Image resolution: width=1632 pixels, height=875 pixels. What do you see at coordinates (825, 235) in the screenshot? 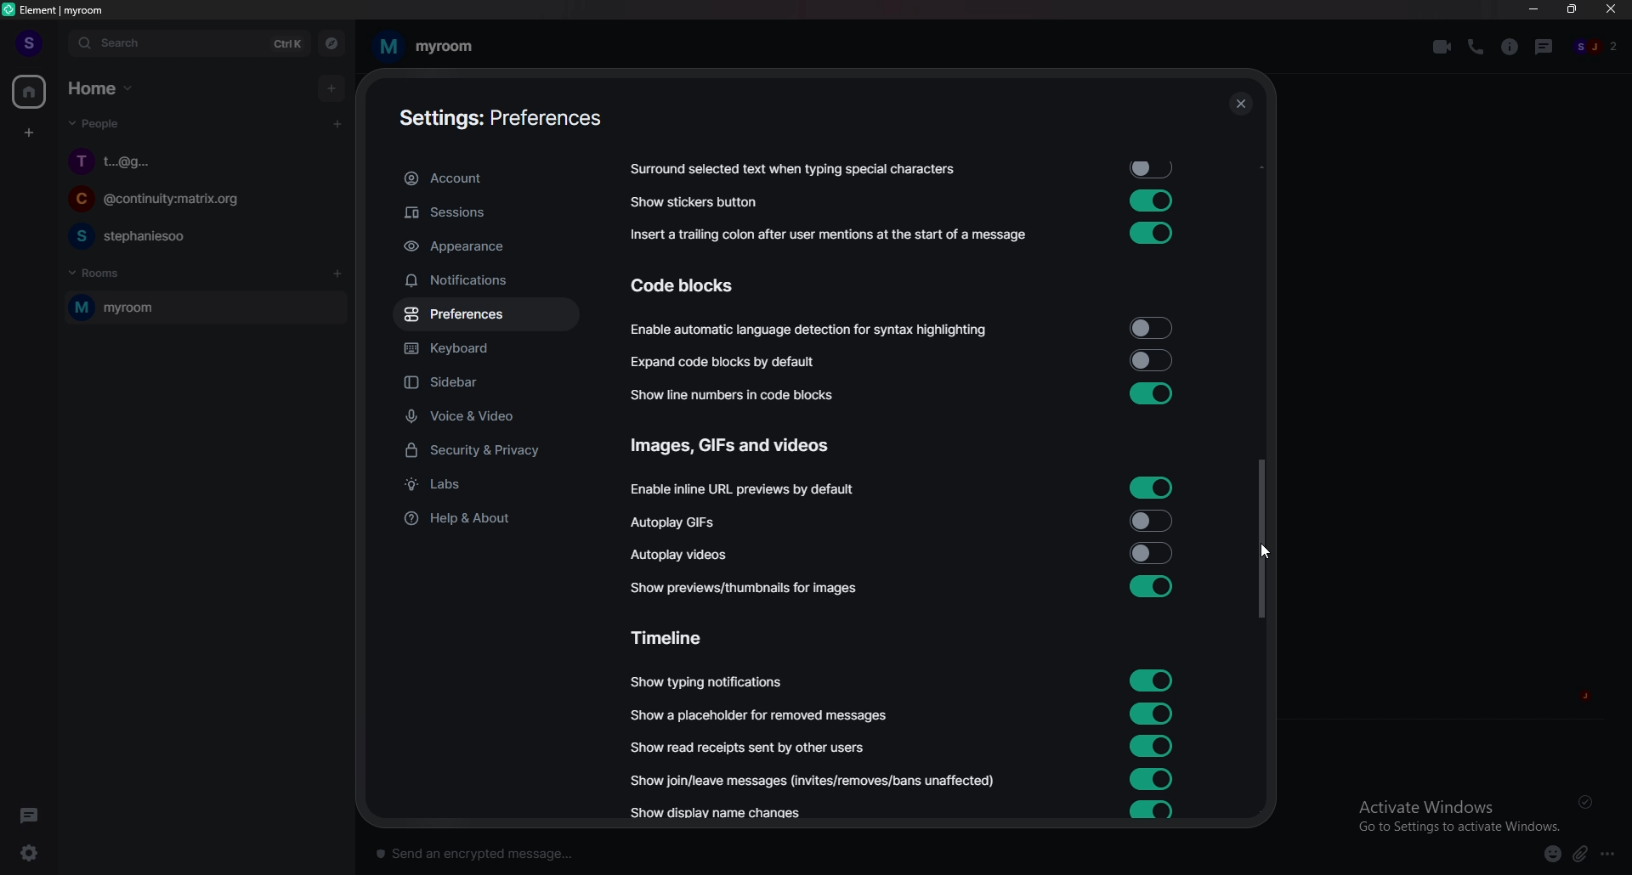
I see `insert and trailing colon` at bounding box center [825, 235].